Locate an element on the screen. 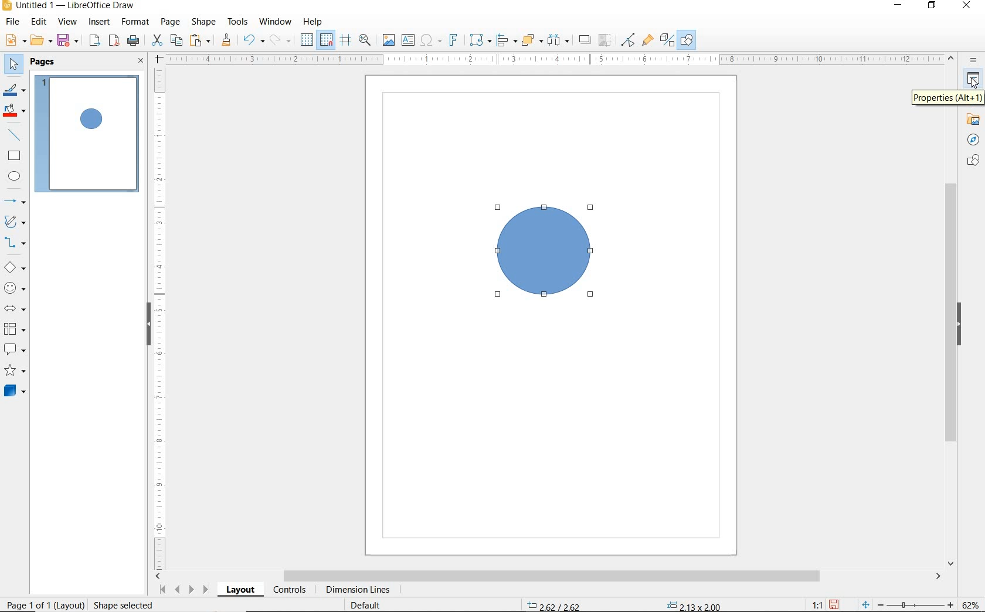 Image resolution: width=985 pixels, height=612 pixels. LINES AND ARROWS is located at coordinates (16, 199).